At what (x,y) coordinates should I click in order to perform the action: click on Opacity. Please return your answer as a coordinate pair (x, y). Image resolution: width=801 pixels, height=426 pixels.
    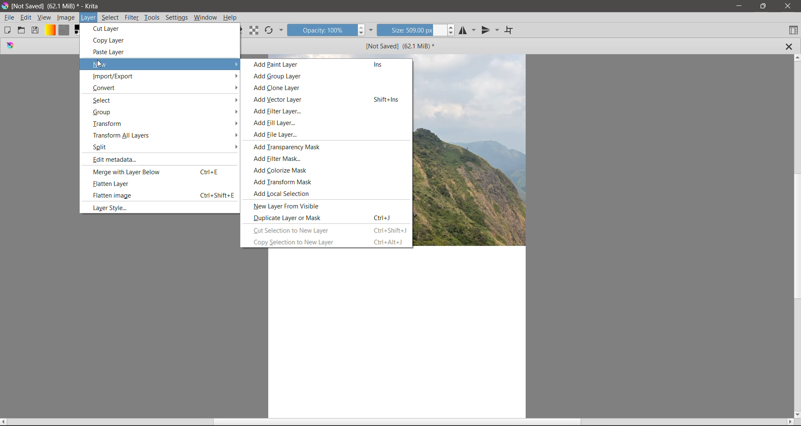
    Looking at the image, I should click on (321, 31).